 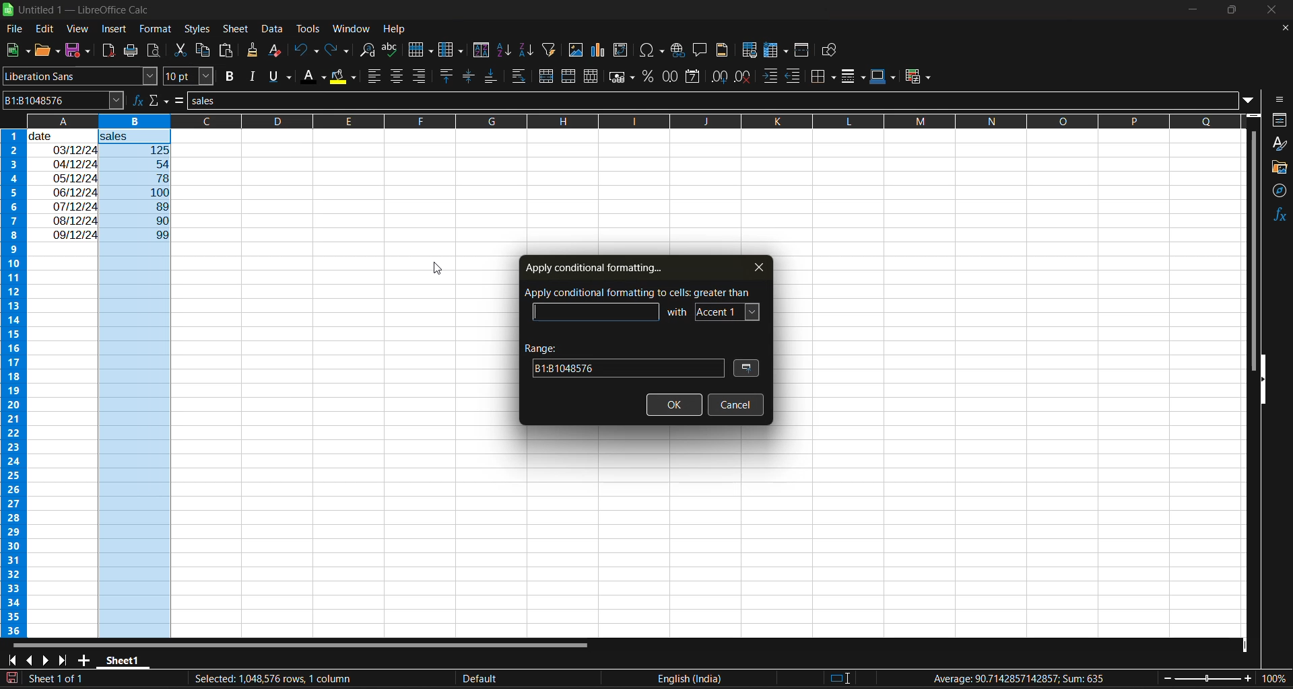 I want to click on insert chart, so click(x=602, y=51).